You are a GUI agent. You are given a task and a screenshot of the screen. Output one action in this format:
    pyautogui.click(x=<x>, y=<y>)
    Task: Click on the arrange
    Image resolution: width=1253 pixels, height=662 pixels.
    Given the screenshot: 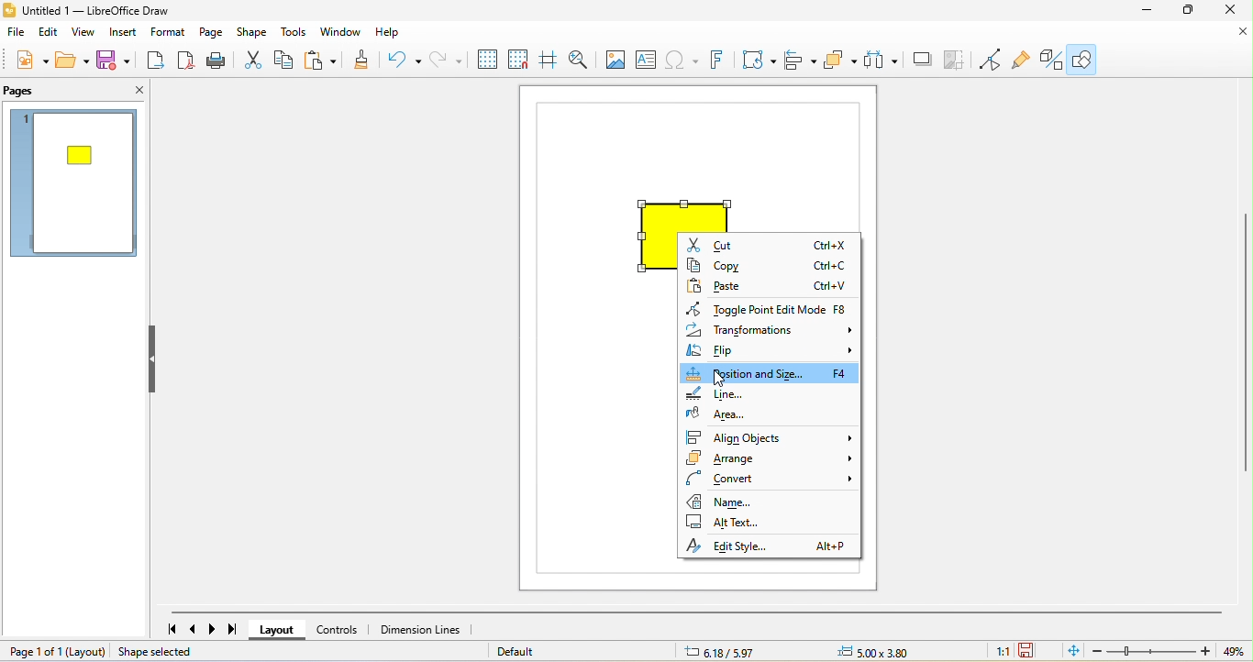 What is the action you would take?
    pyautogui.click(x=844, y=61)
    